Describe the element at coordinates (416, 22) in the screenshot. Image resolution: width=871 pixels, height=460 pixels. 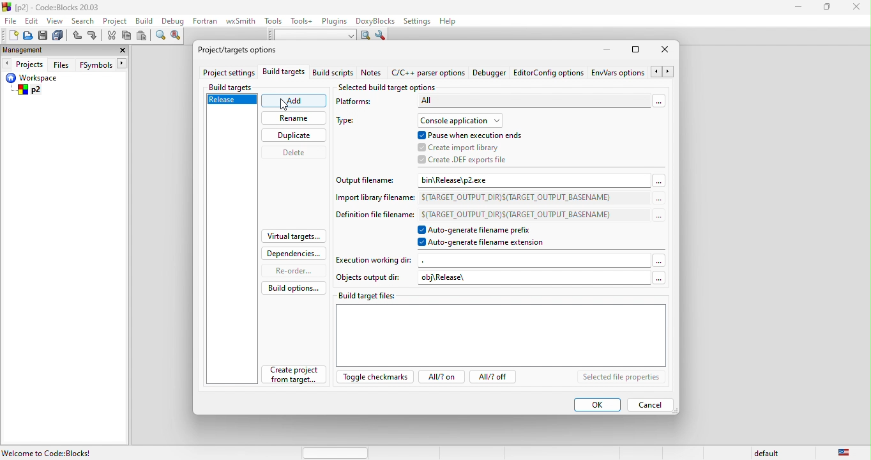
I see `settings` at that location.